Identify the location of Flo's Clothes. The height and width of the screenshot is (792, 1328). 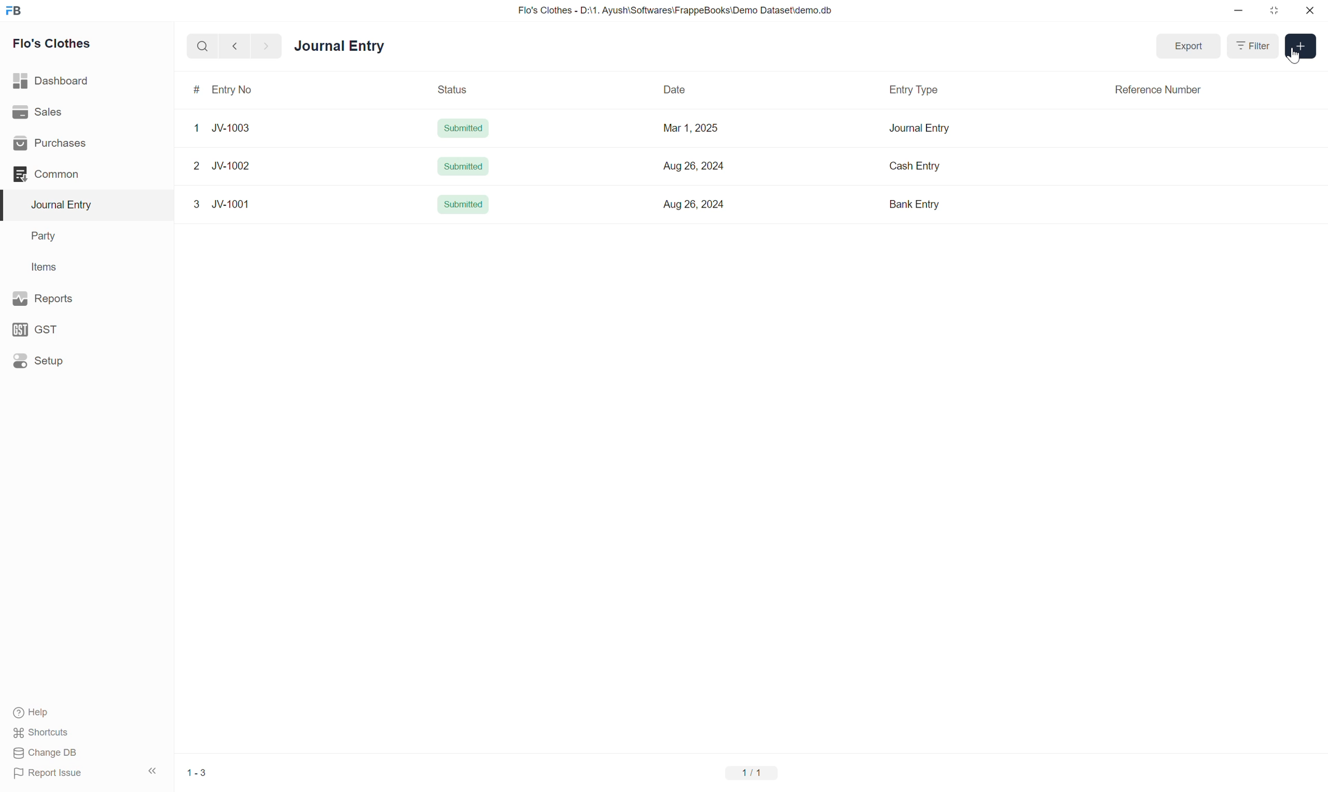
(54, 43).